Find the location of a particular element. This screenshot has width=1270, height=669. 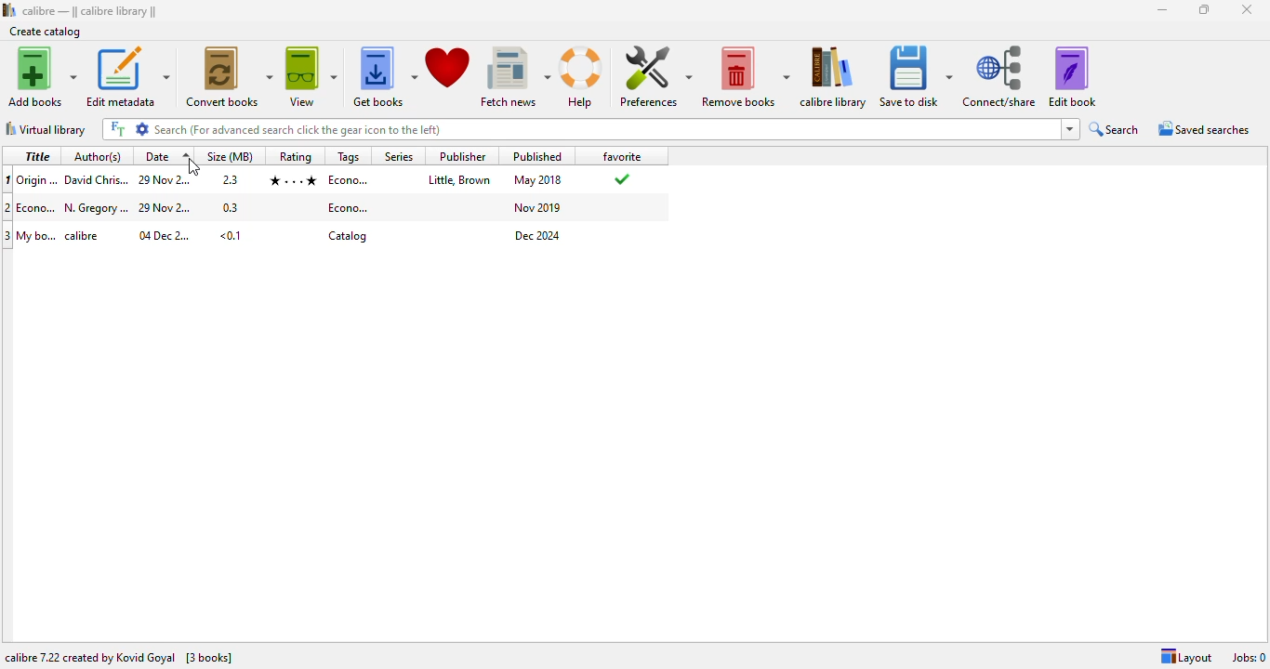

close is located at coordinates (1246, 9).